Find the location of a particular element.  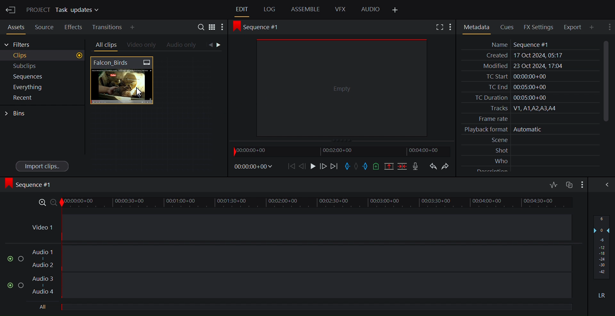

Assemble is located at coordinates (306, 9).